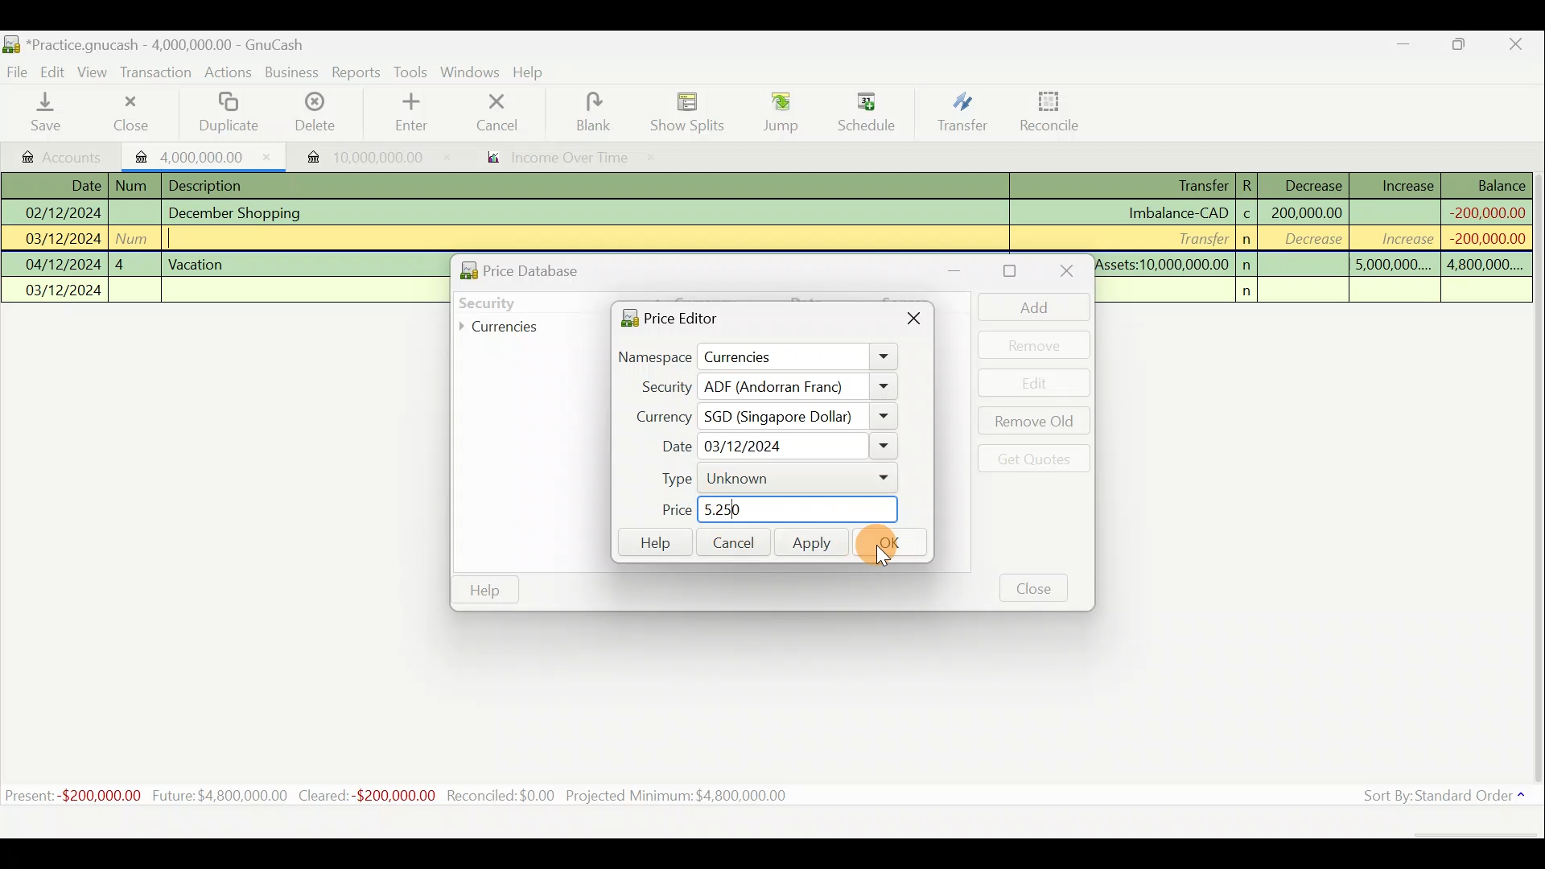  I want to click on Balance, so click(1488, 185).